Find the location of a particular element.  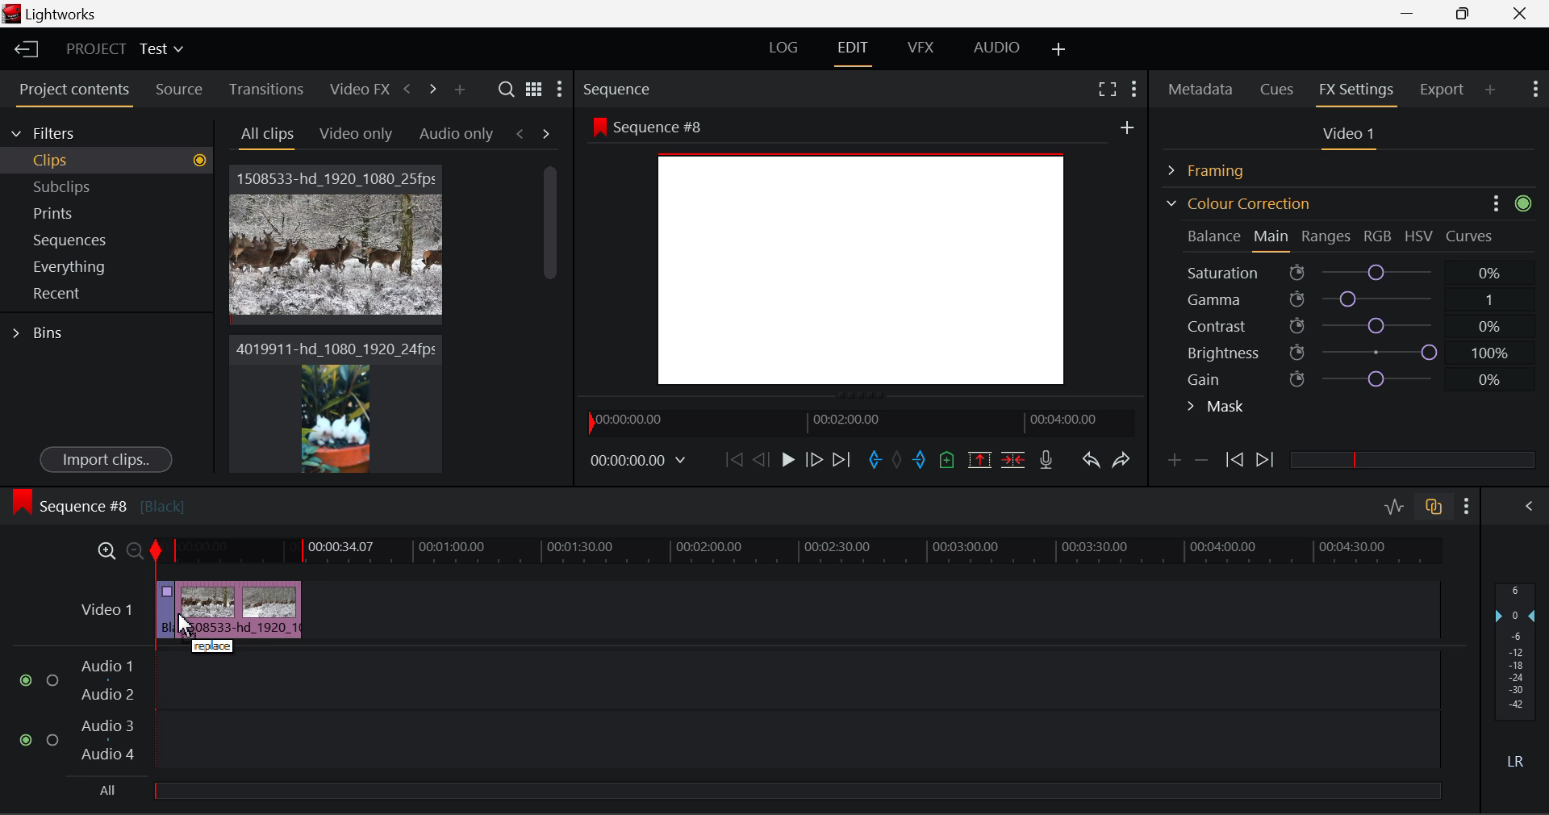

Sequence Preview Section is located at coordinates (621, 90).